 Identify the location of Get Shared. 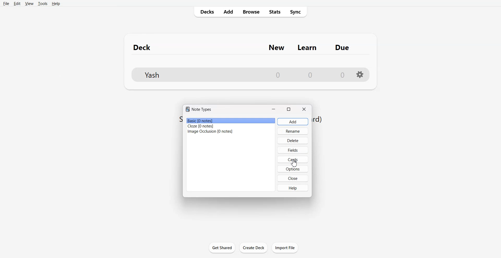
(222, 247).